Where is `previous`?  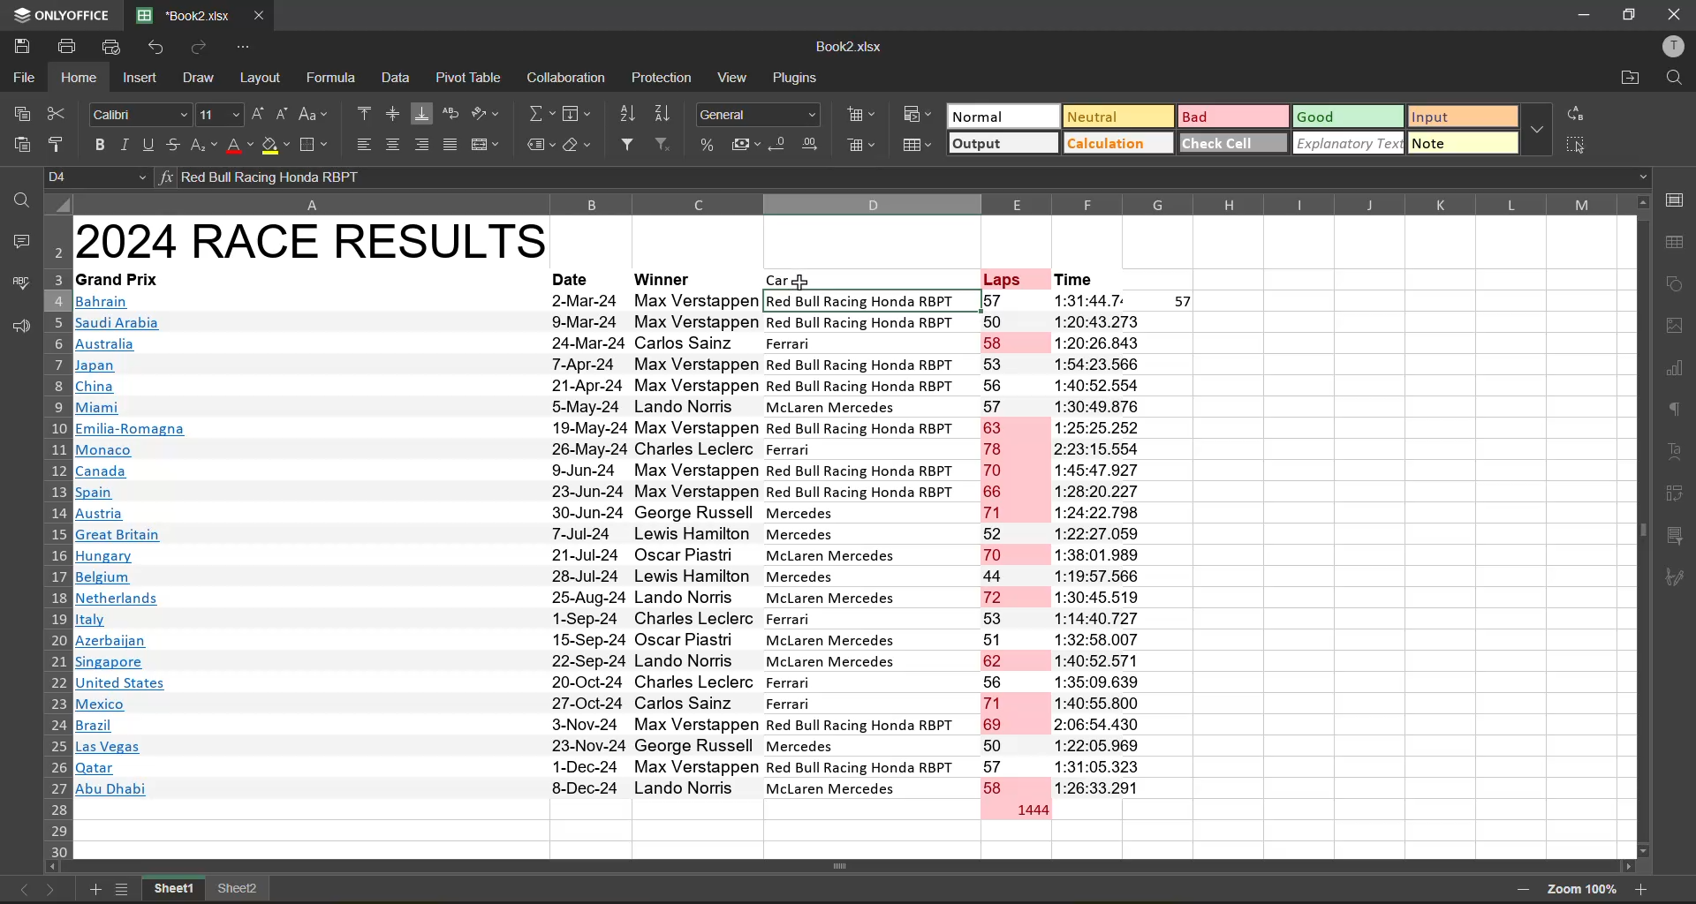
previous is located at coordinates (20, 888).